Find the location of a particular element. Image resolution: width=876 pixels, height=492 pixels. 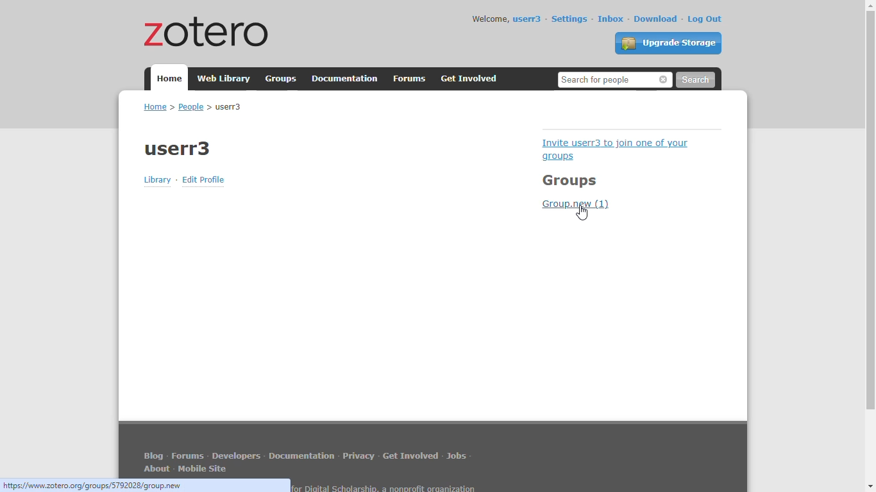

forums is located at coordinates (188, 456).